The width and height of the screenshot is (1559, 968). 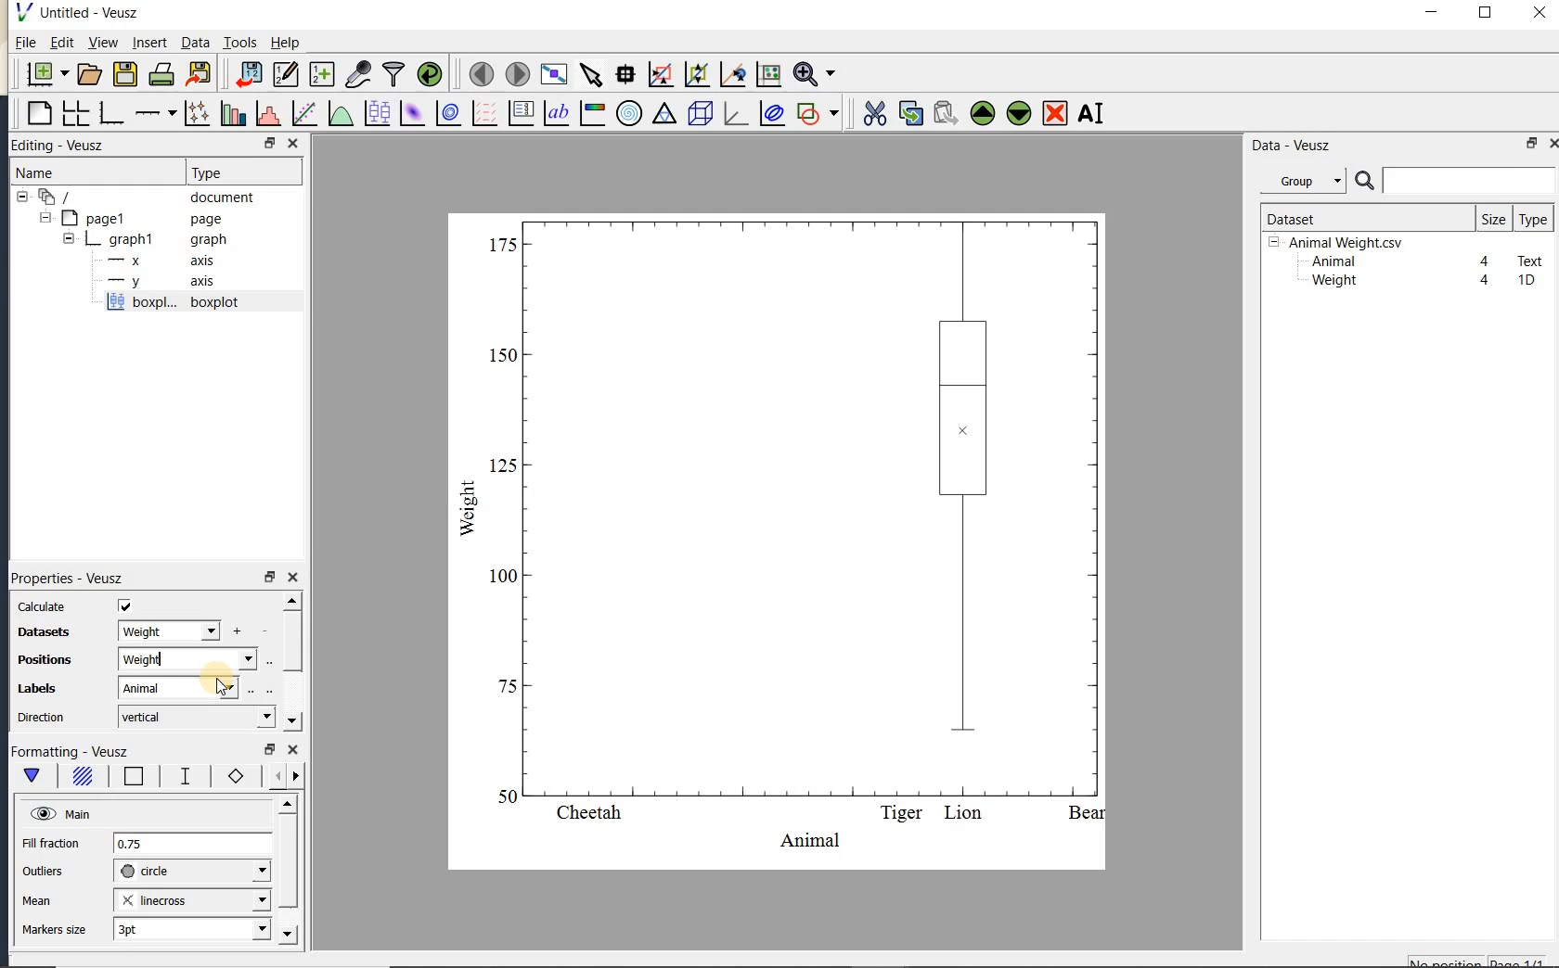 I want to click on Animal, so click(x=187, y=686).